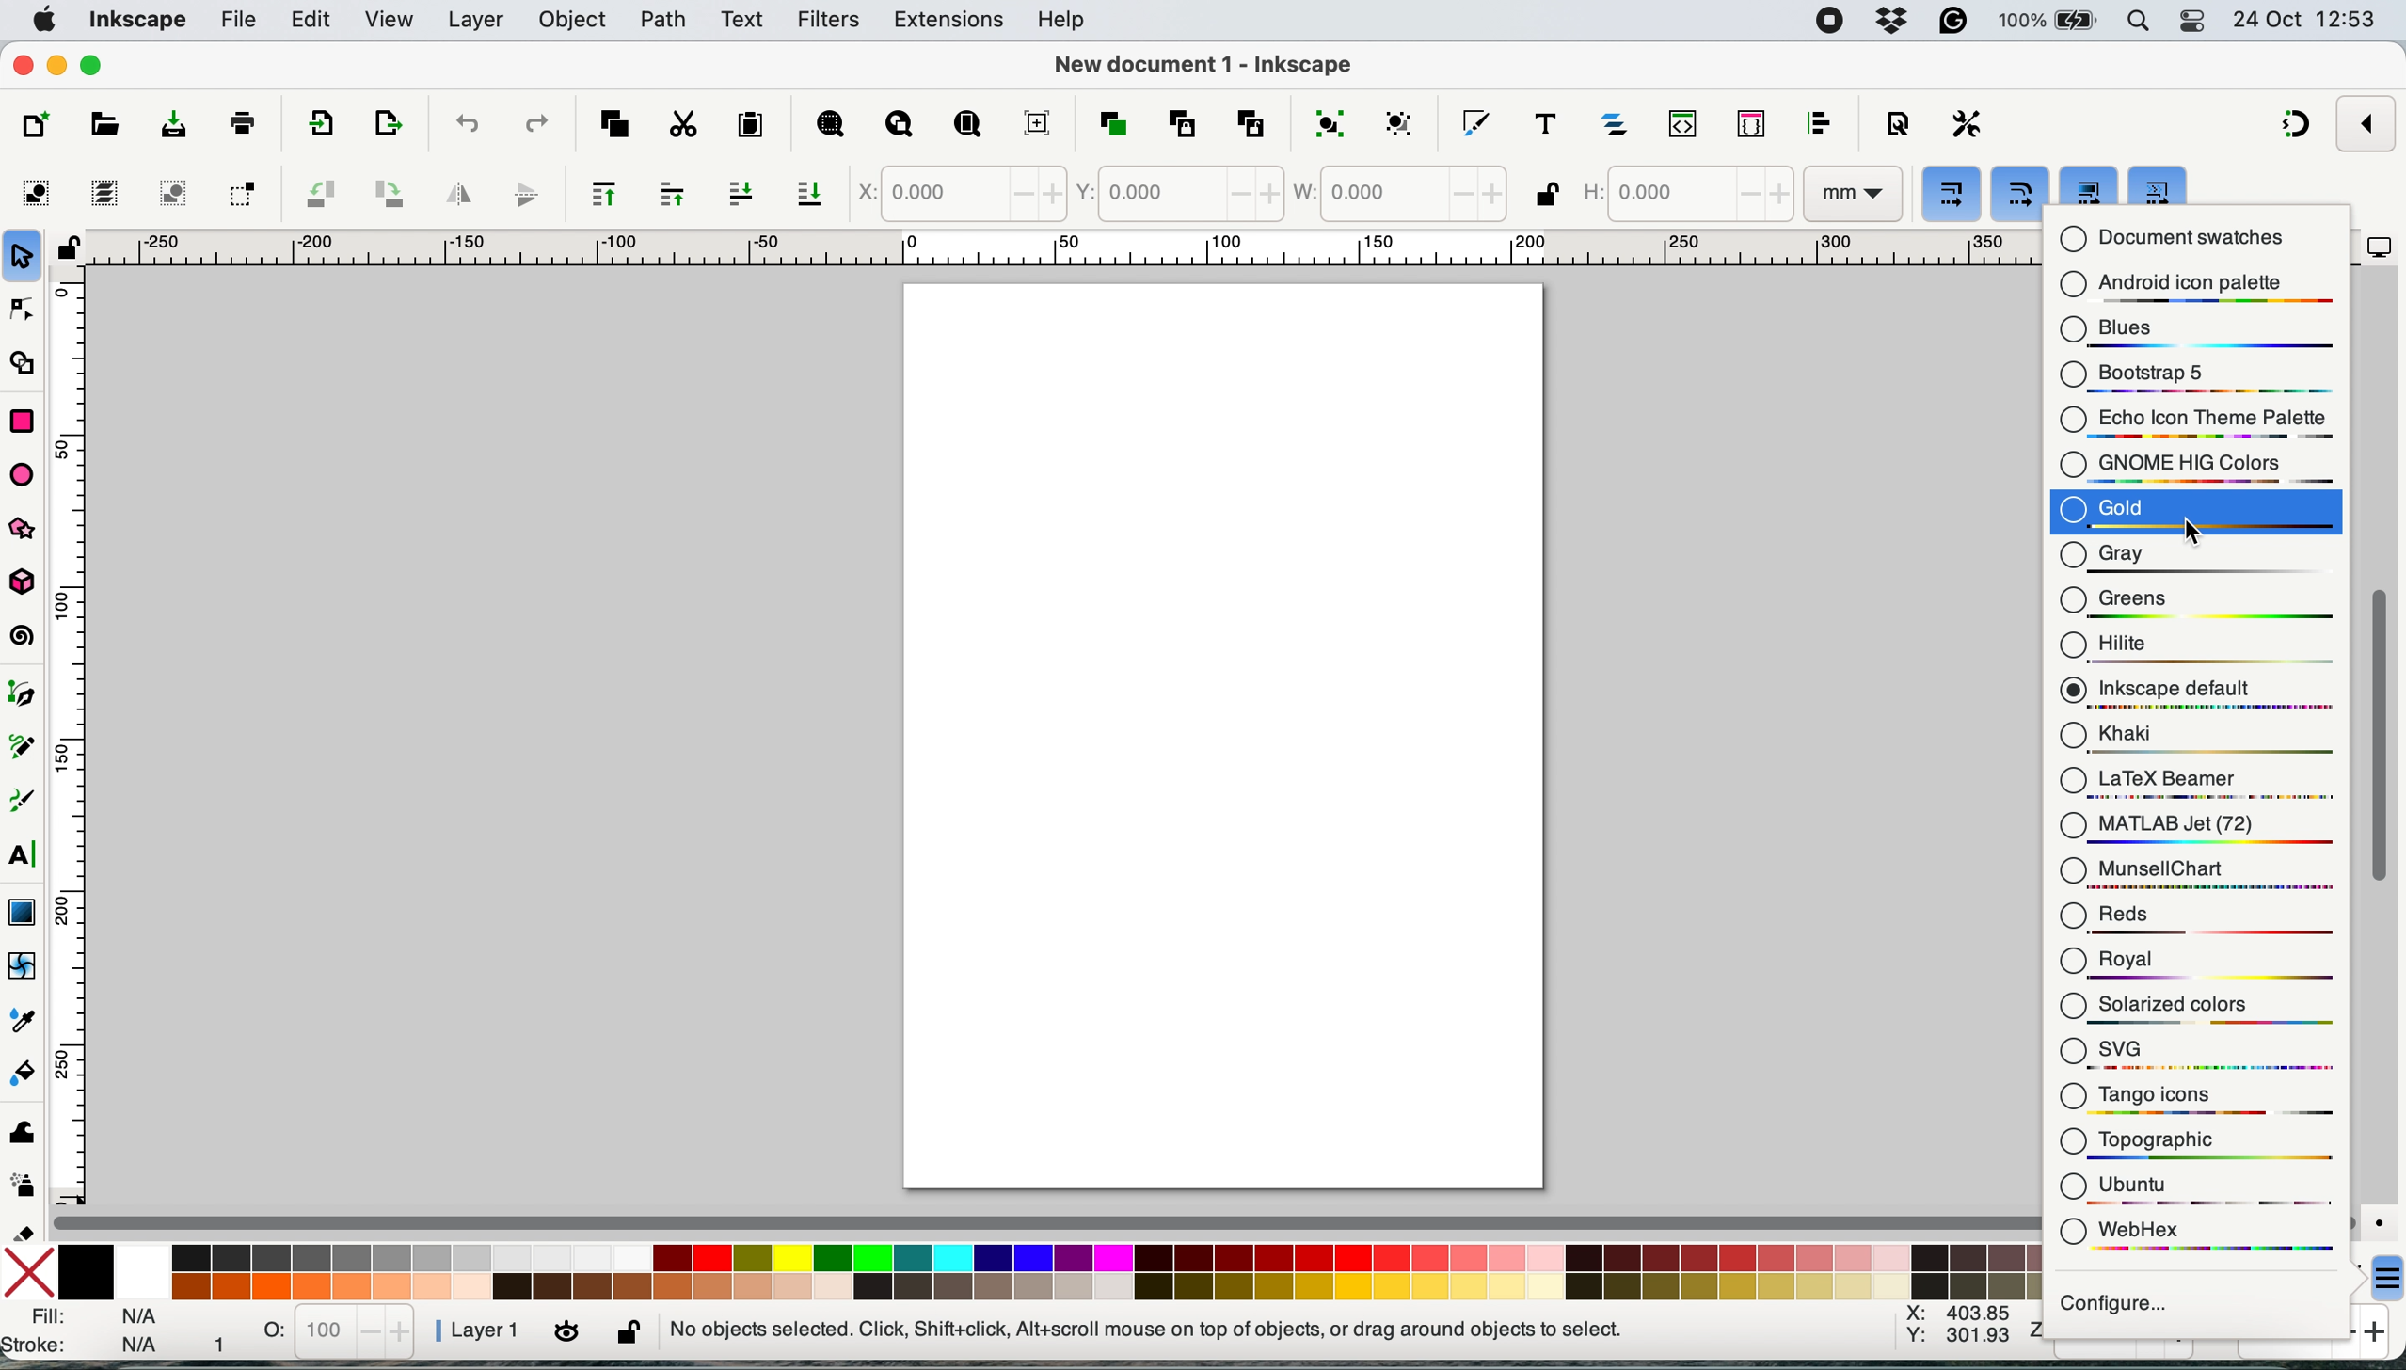 This screenshot has width=2406, height=1370. What do you see at coordinates (746, 127) in the screenshot?
I see `paste` at bounding box center [746, 127].